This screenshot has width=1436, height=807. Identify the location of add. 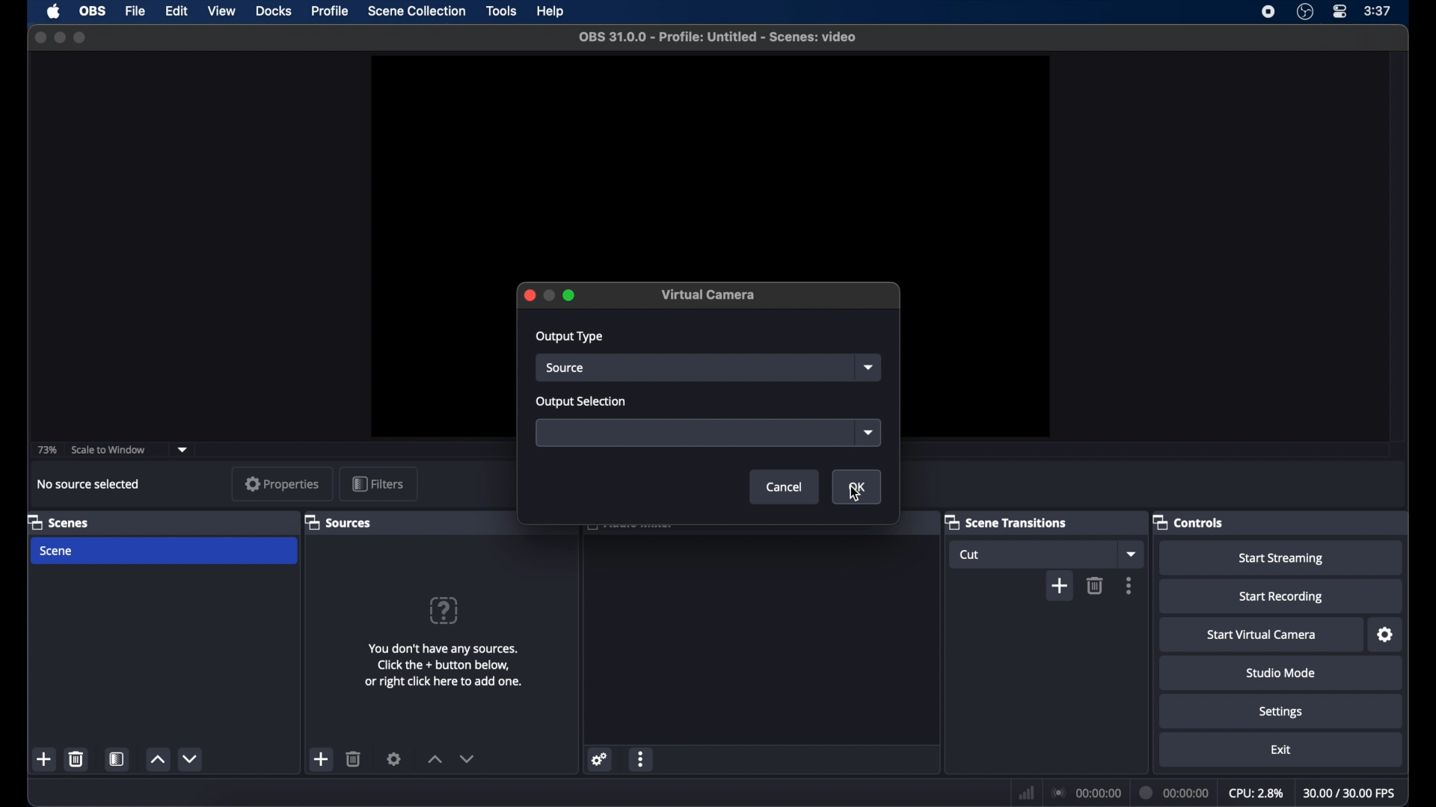
(322, 759).